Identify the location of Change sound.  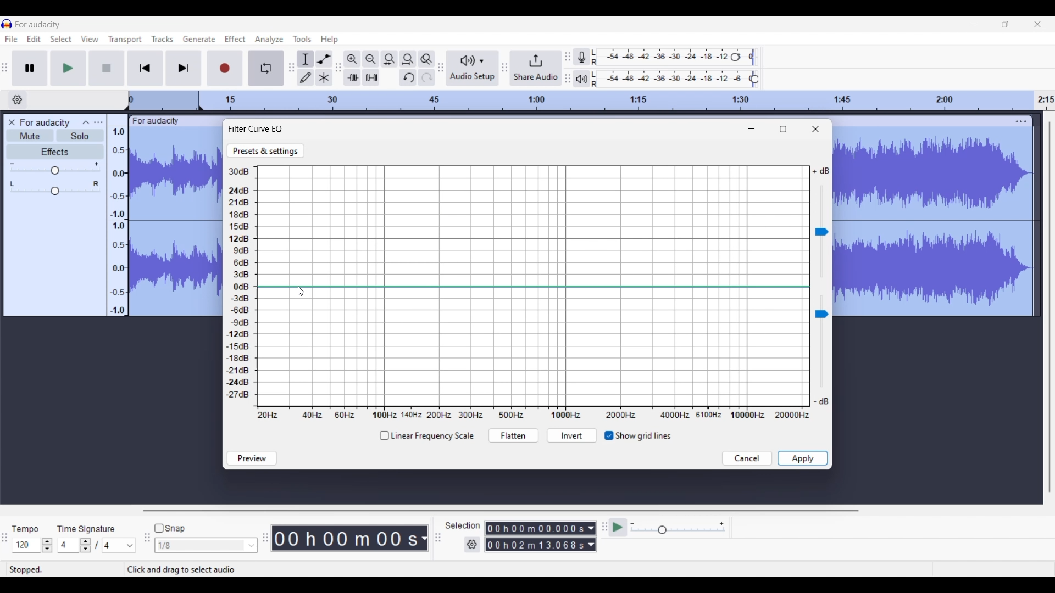
(821, 232).